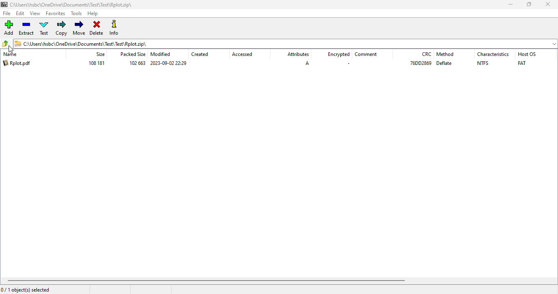 This screenshot has height=294, width=558. Describe the element at coordinates (100, 54) in the screenshot. I see `size` at that location.